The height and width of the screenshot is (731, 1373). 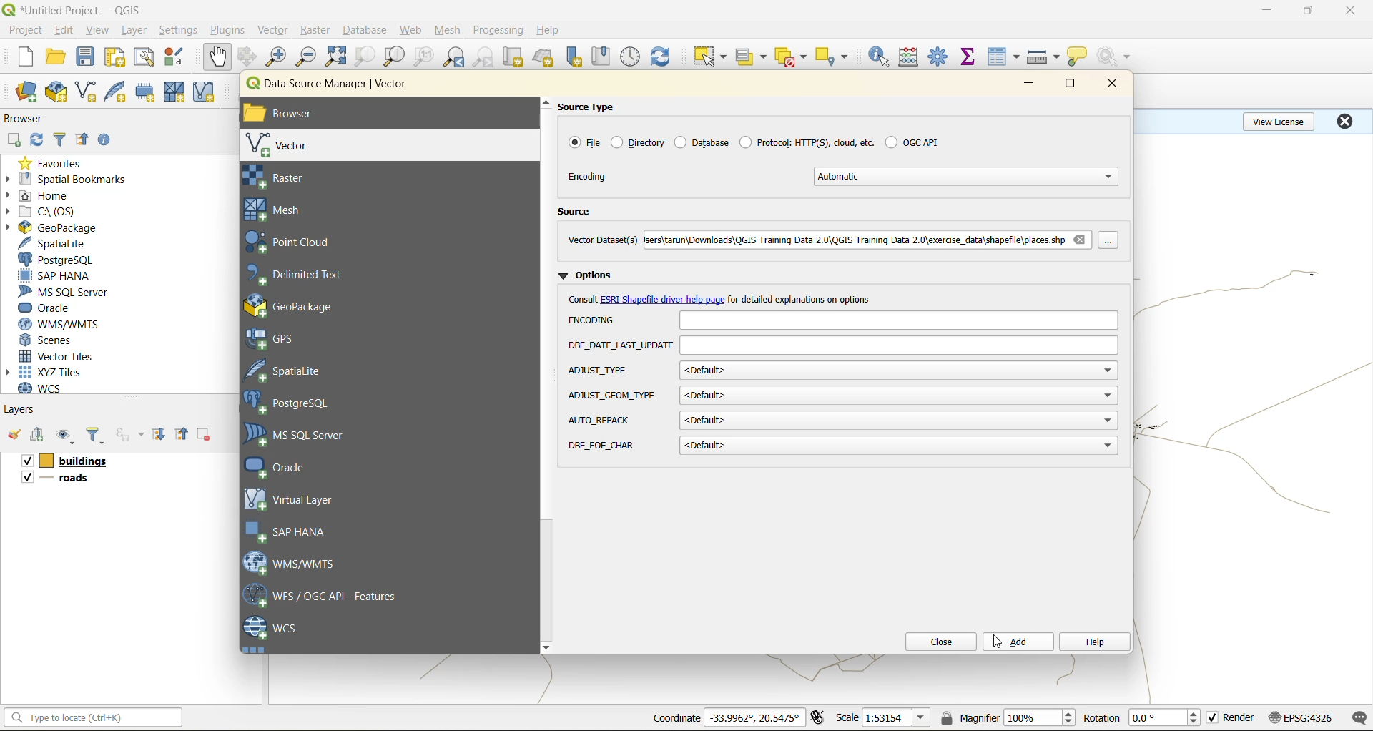 What do you see at coordinates (1213, 718) in the screenshot?
I see `checkbox` at bounding box center [1213, 718].